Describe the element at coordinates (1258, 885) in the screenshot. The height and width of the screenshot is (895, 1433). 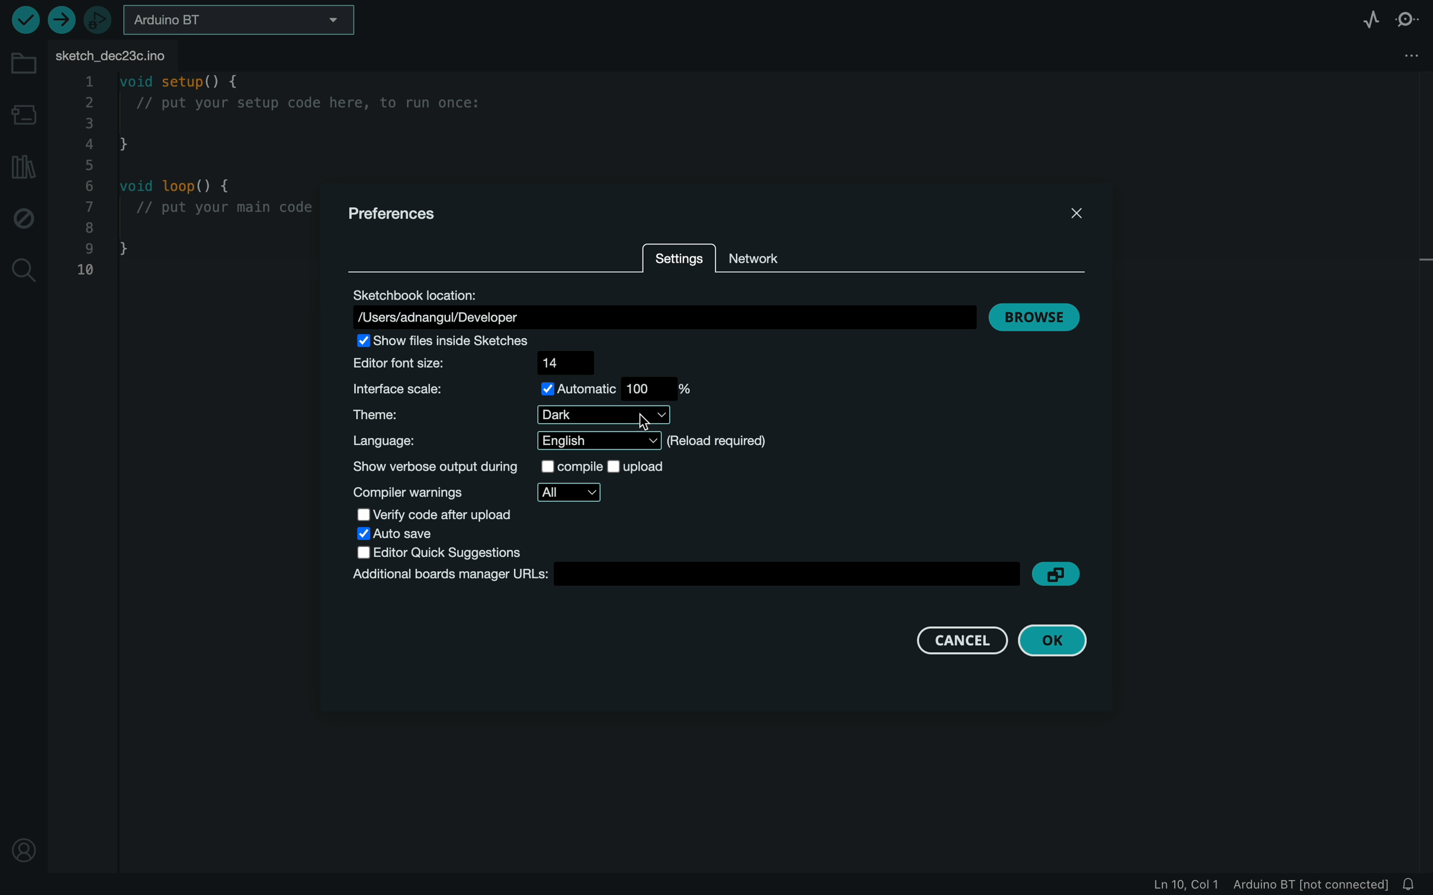
I see `file imformation` at that location.